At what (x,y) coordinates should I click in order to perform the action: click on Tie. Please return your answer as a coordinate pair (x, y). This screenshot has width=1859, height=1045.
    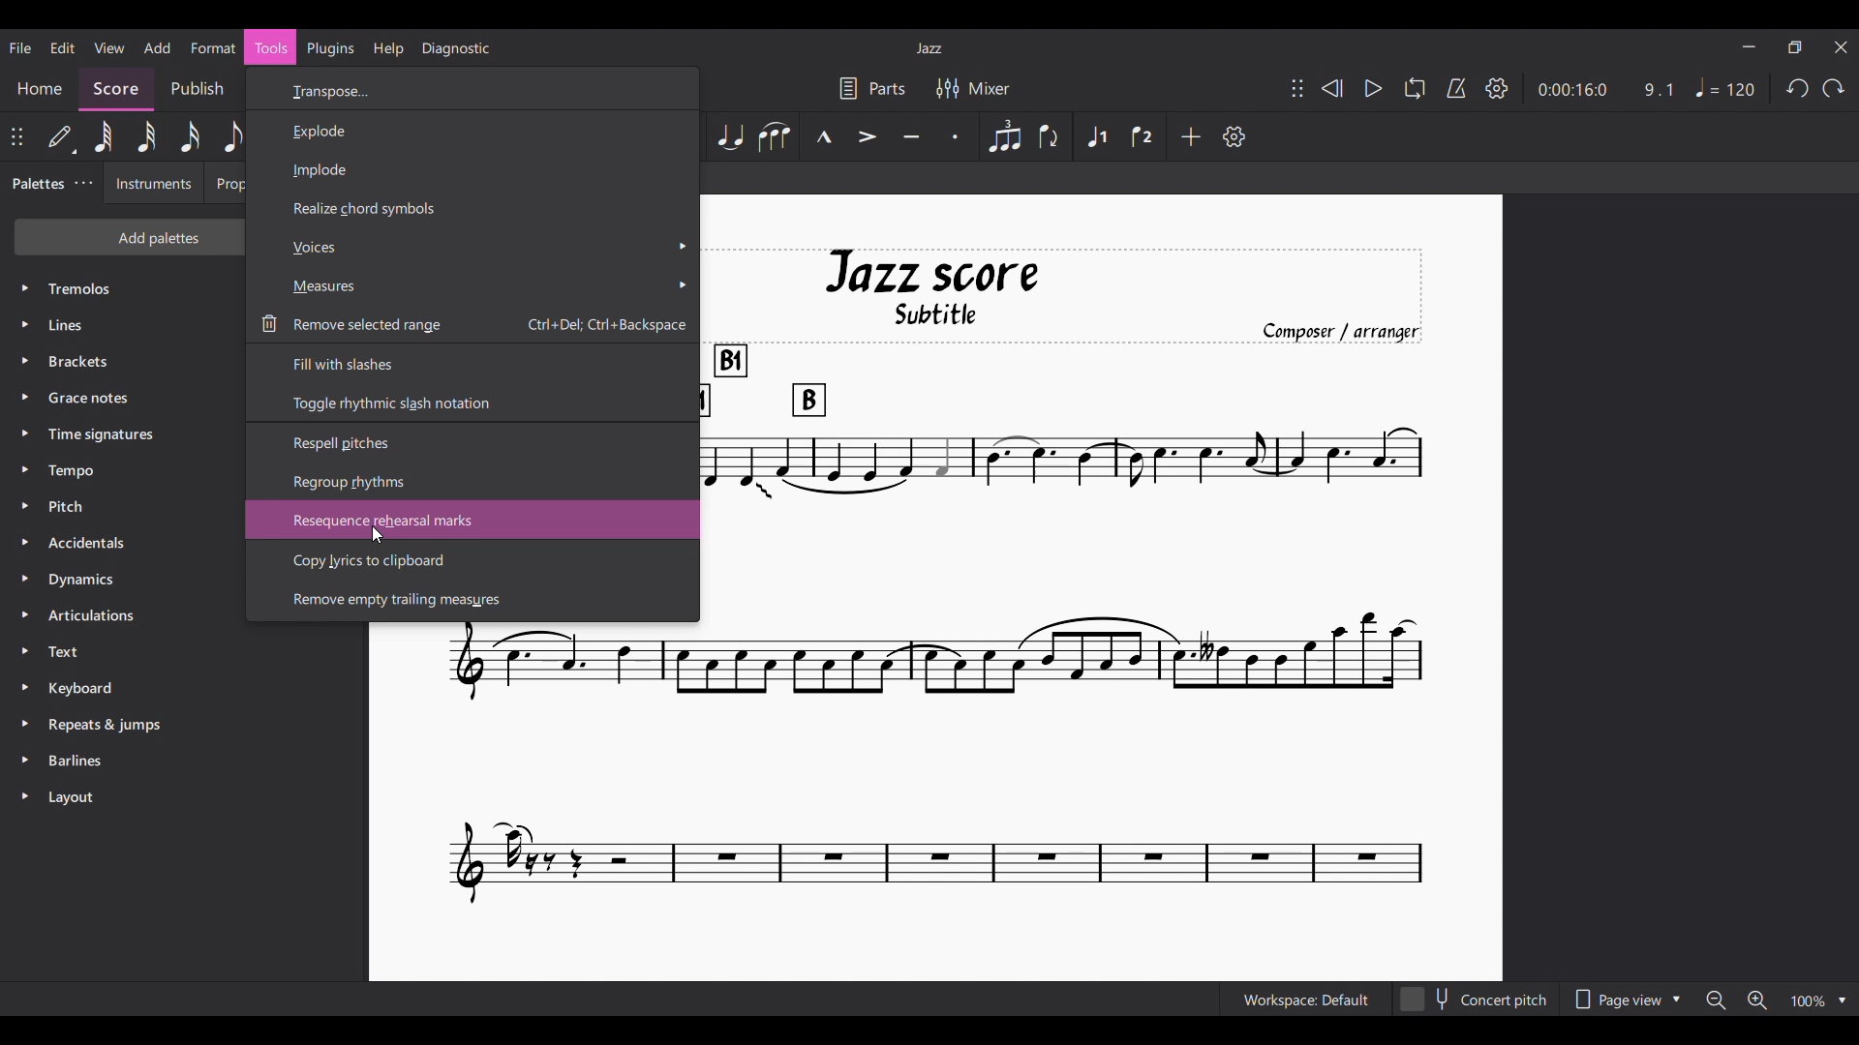
    Looking at the image, I should click on (730, 136).